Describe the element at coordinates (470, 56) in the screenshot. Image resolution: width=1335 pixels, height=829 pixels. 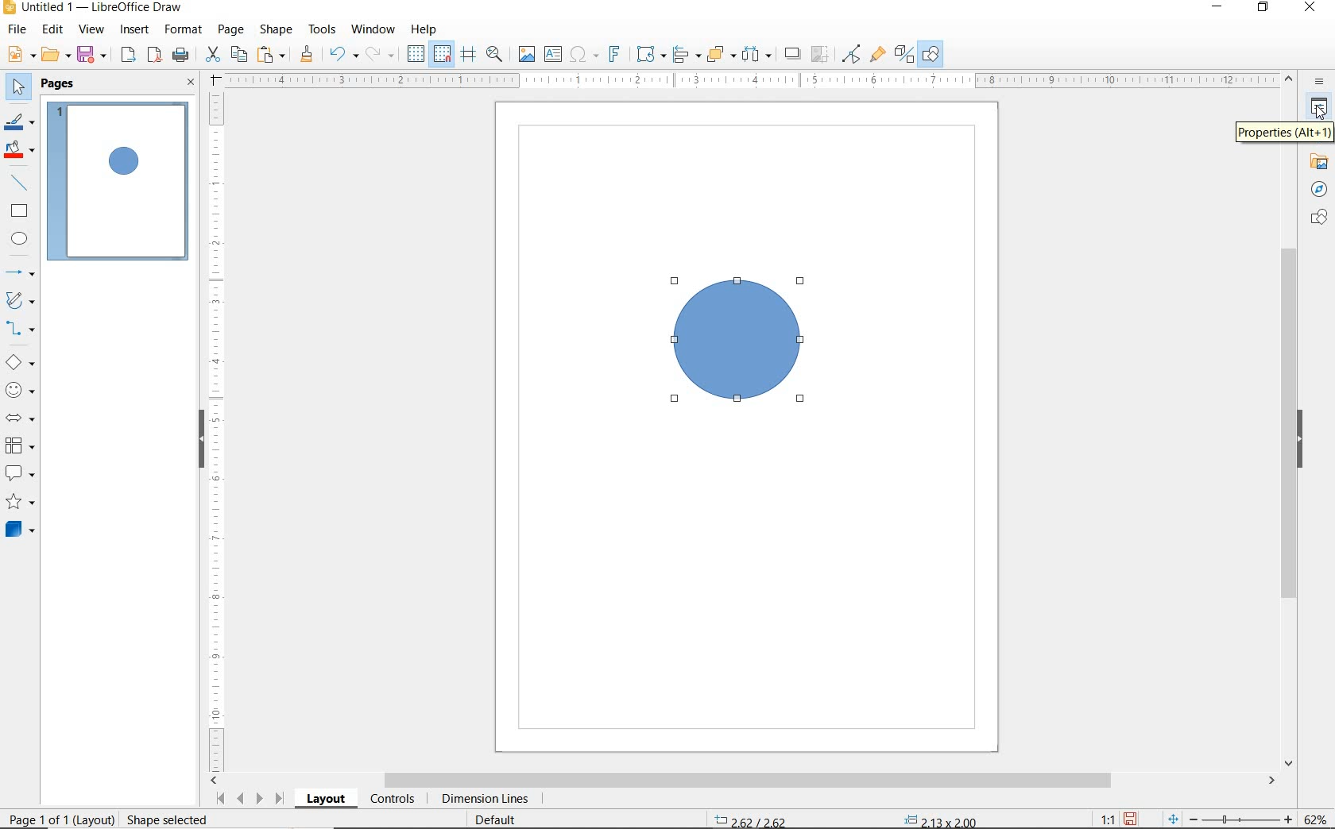
I see `` at that location.